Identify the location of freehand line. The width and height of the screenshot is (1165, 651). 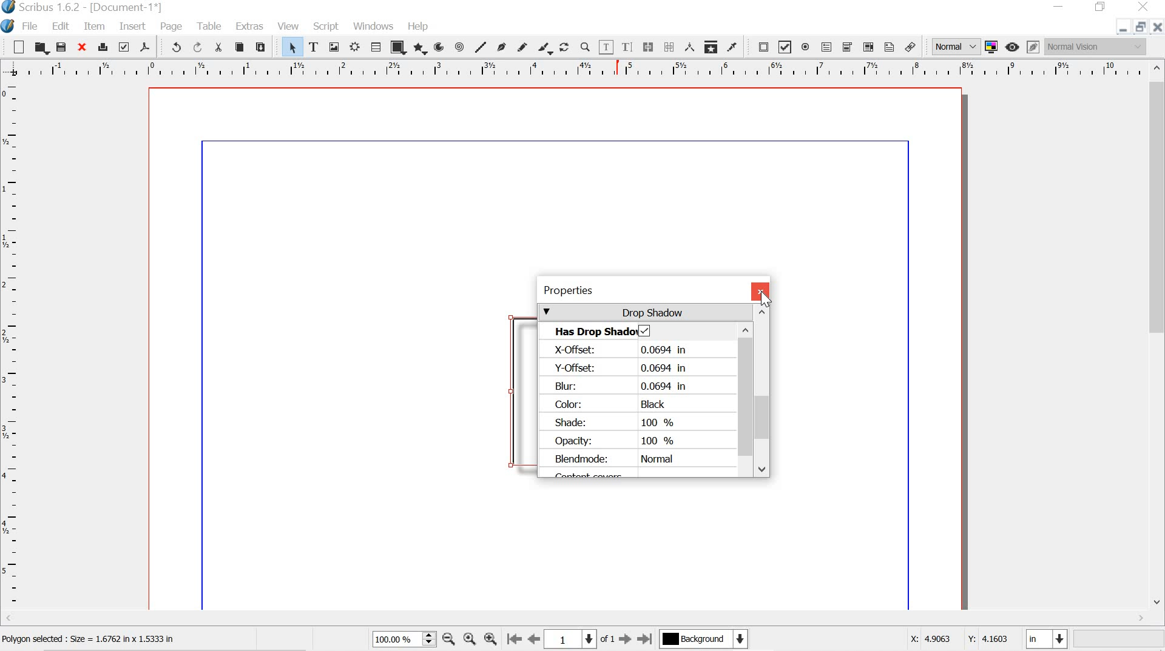
(524, 47).